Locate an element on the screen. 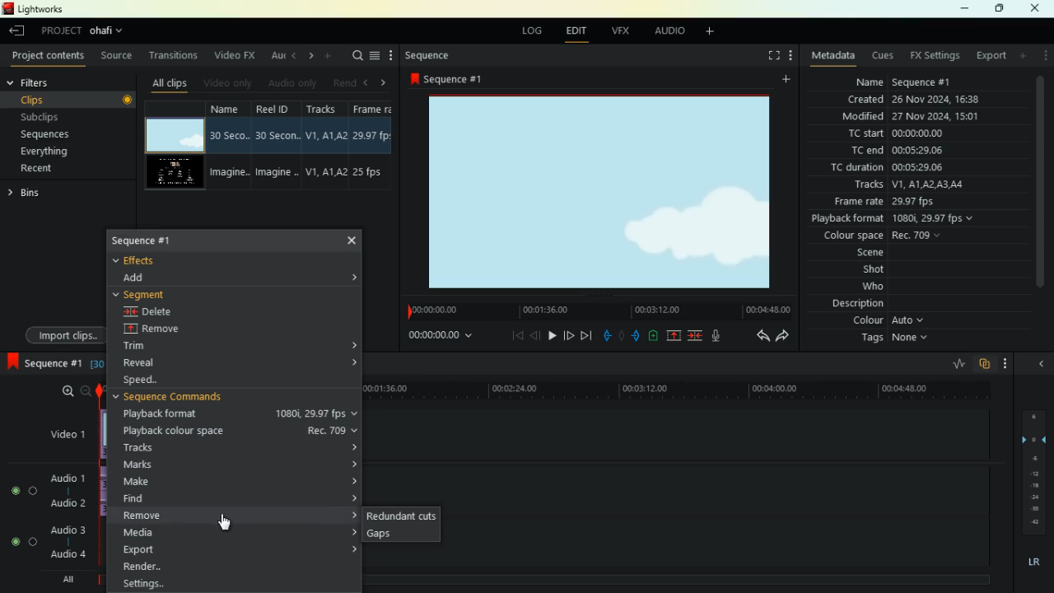 The height and width of the screenshot is (593, 1054). add is located at coordinates (1022, 58).